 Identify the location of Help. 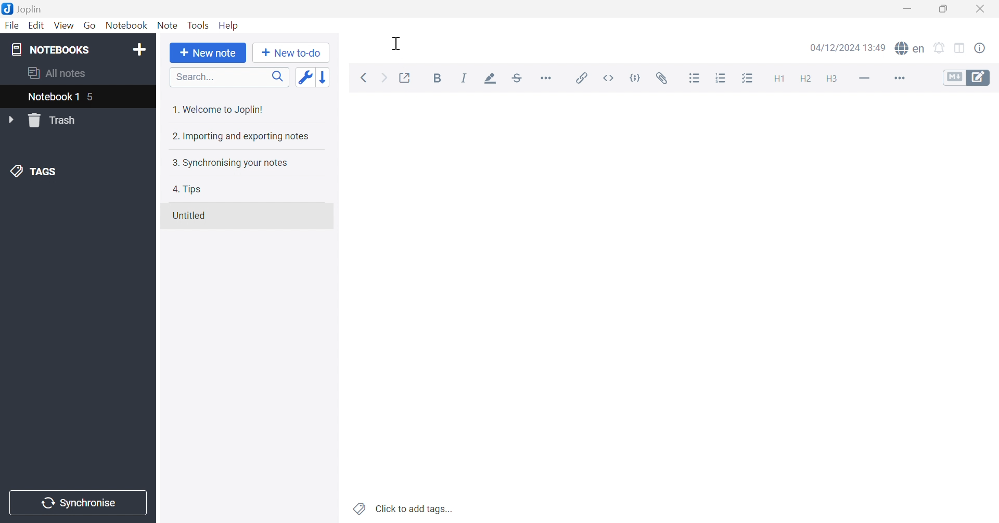
(232, 26).